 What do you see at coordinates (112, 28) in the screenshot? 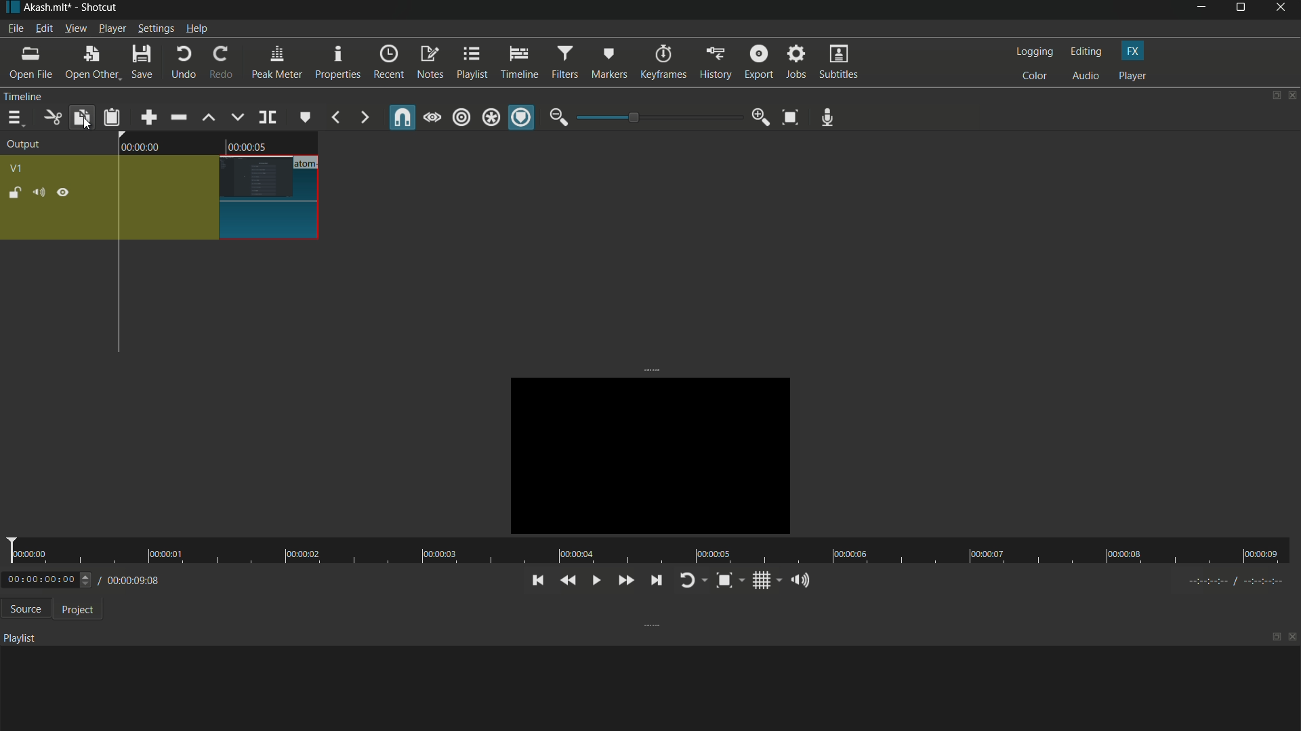
I see `player menu` at bounding box center [112, 28].